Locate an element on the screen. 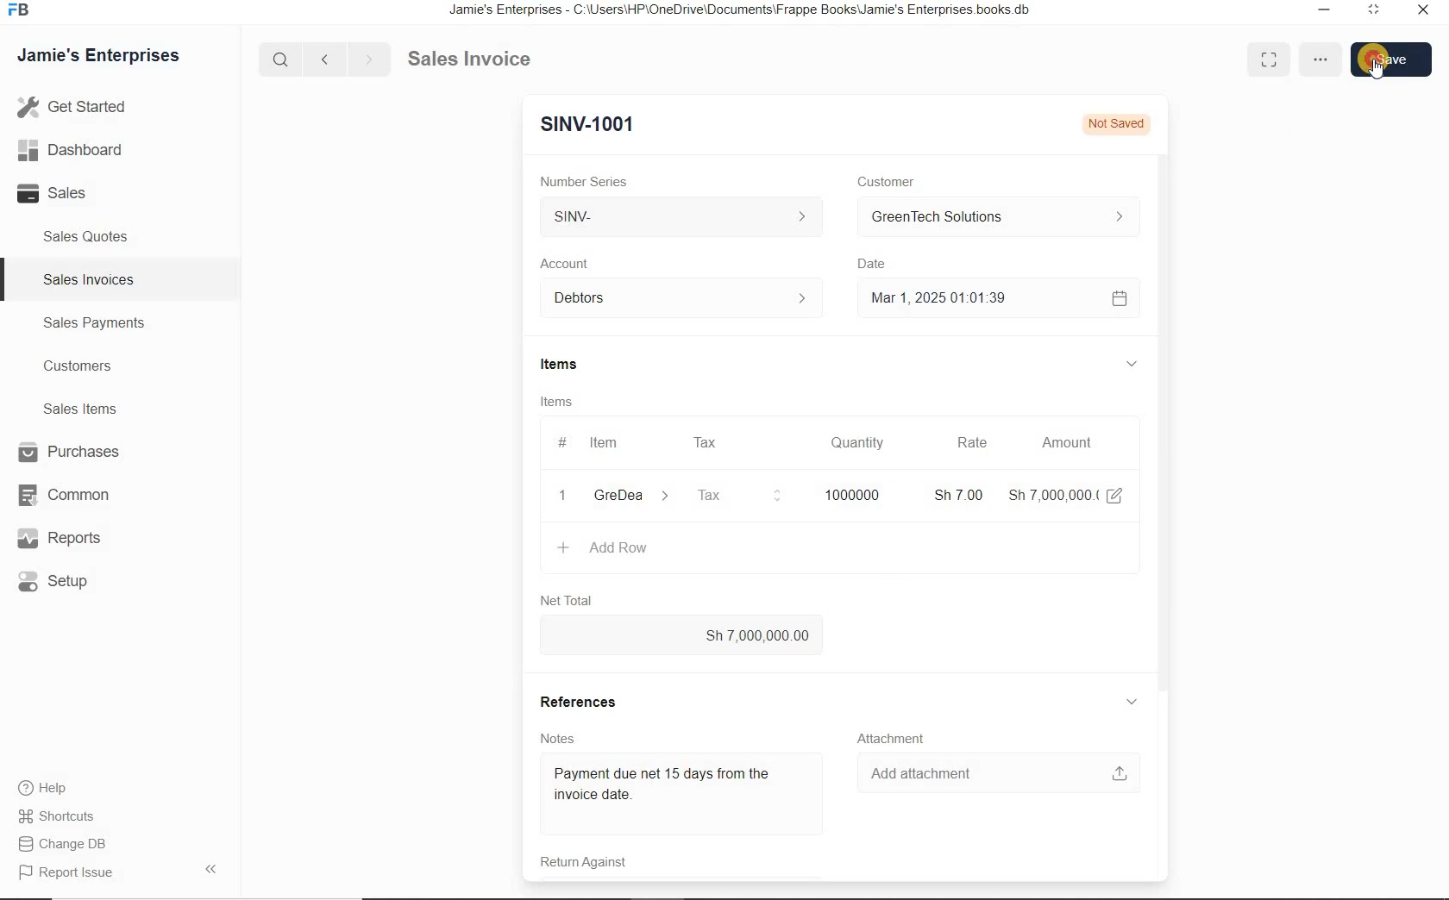 The height and width of the screenshot is (900, 1449). Jamie's Enterprises is located at coordinates (97, 56).